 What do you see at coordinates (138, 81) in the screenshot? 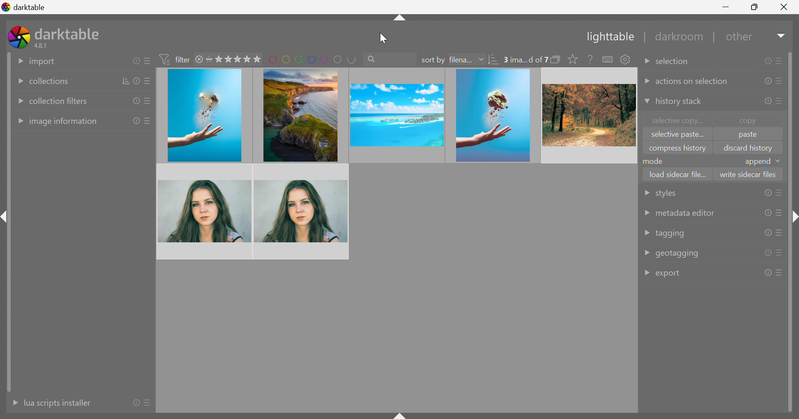
I see `reset` at bounding box center [138, 81].